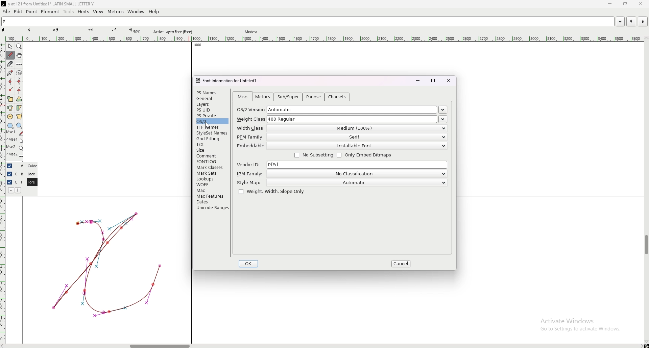  Describe the element at coordinates (342, 165) in the screenshot. I see `vendor id pfed` at that location.